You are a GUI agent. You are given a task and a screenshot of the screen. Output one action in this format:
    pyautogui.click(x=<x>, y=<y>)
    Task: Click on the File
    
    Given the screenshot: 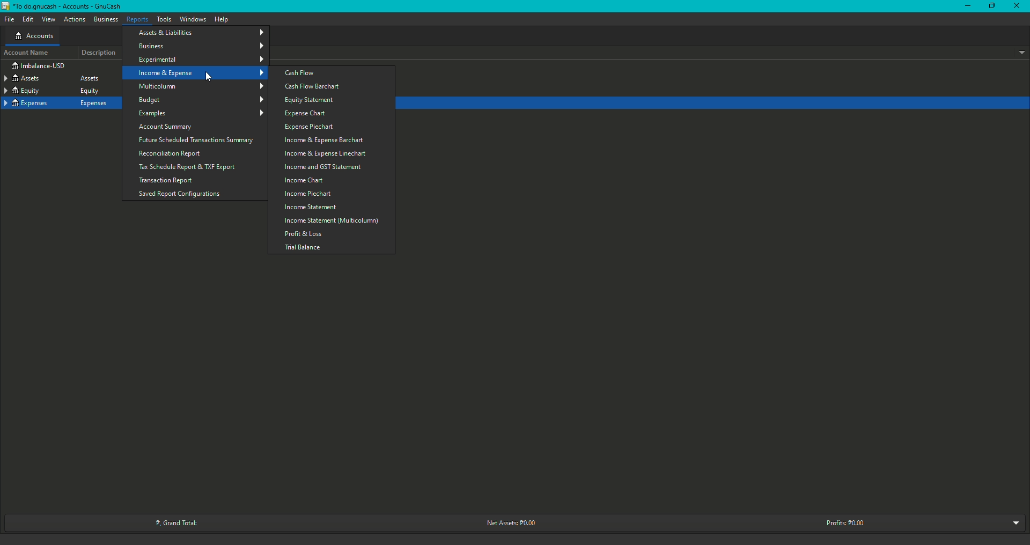 What is the action you would take?
    pyautogui.click(x=10, y=19)
    